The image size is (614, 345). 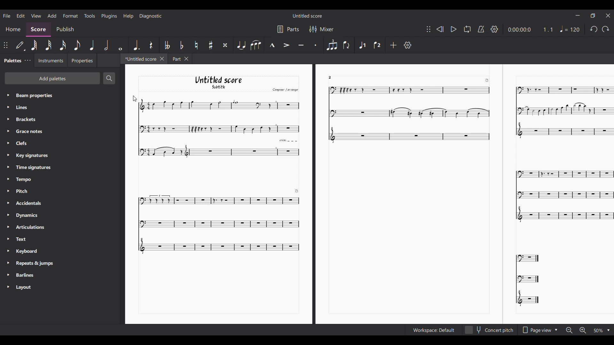 I want to click on , so click(x=8, y=275).